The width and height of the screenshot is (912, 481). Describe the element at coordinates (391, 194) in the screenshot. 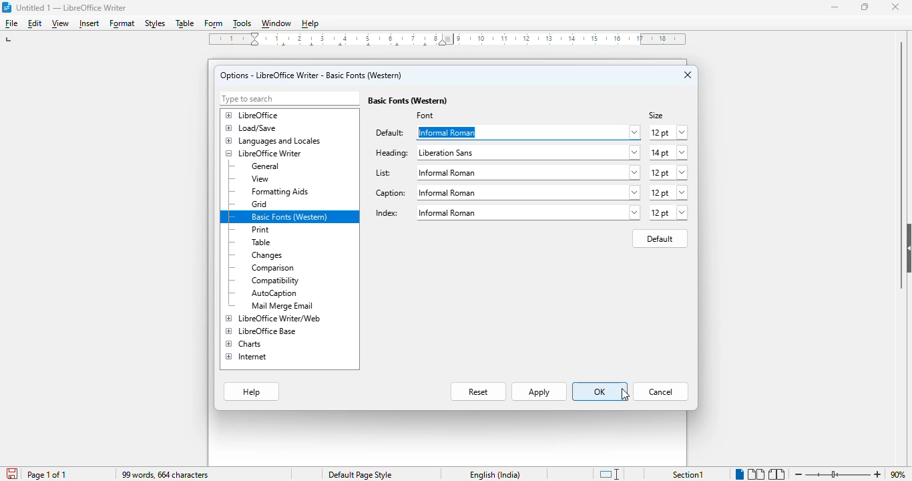

I see `caption: ` at that location.